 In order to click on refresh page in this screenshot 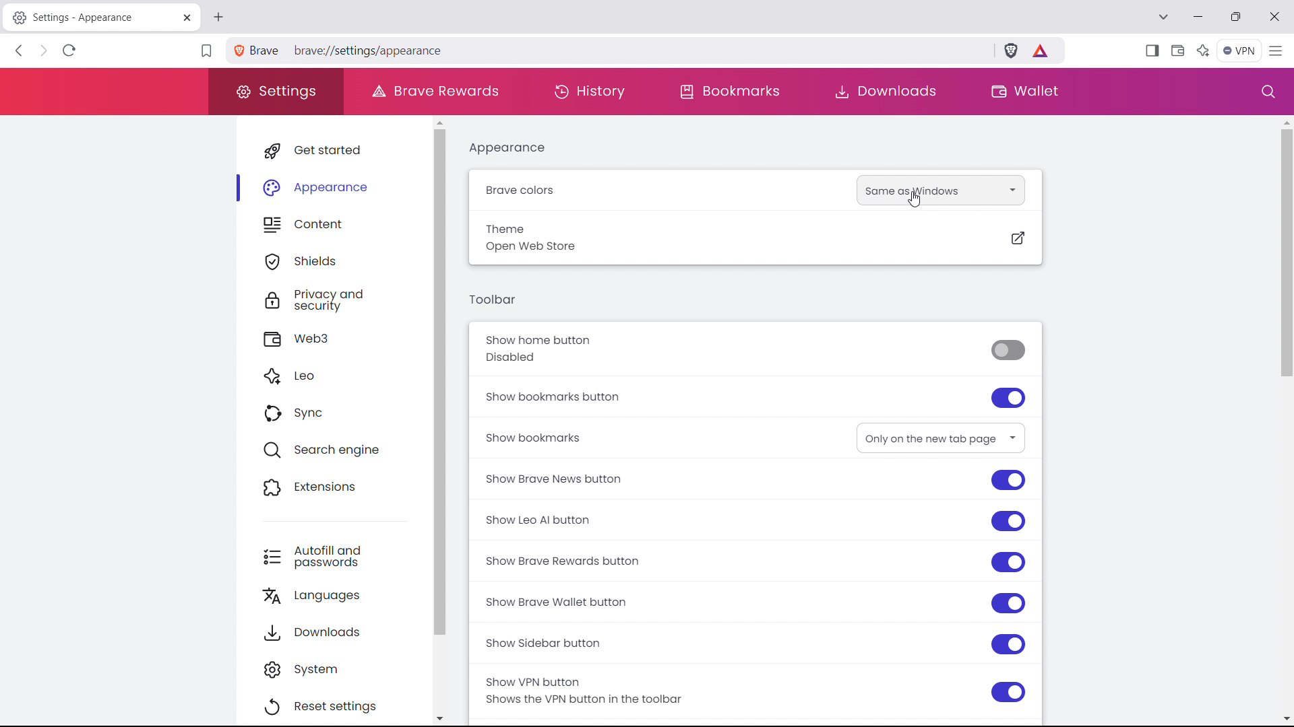, I will do `click(69, 50)`.